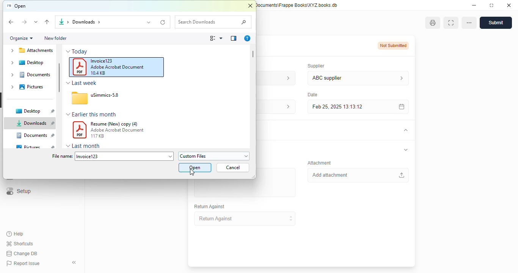 This screenshot has width=518, height=273. Describe the element at coordinates (18, 191) in the screenshot. I see `setup` at that location.